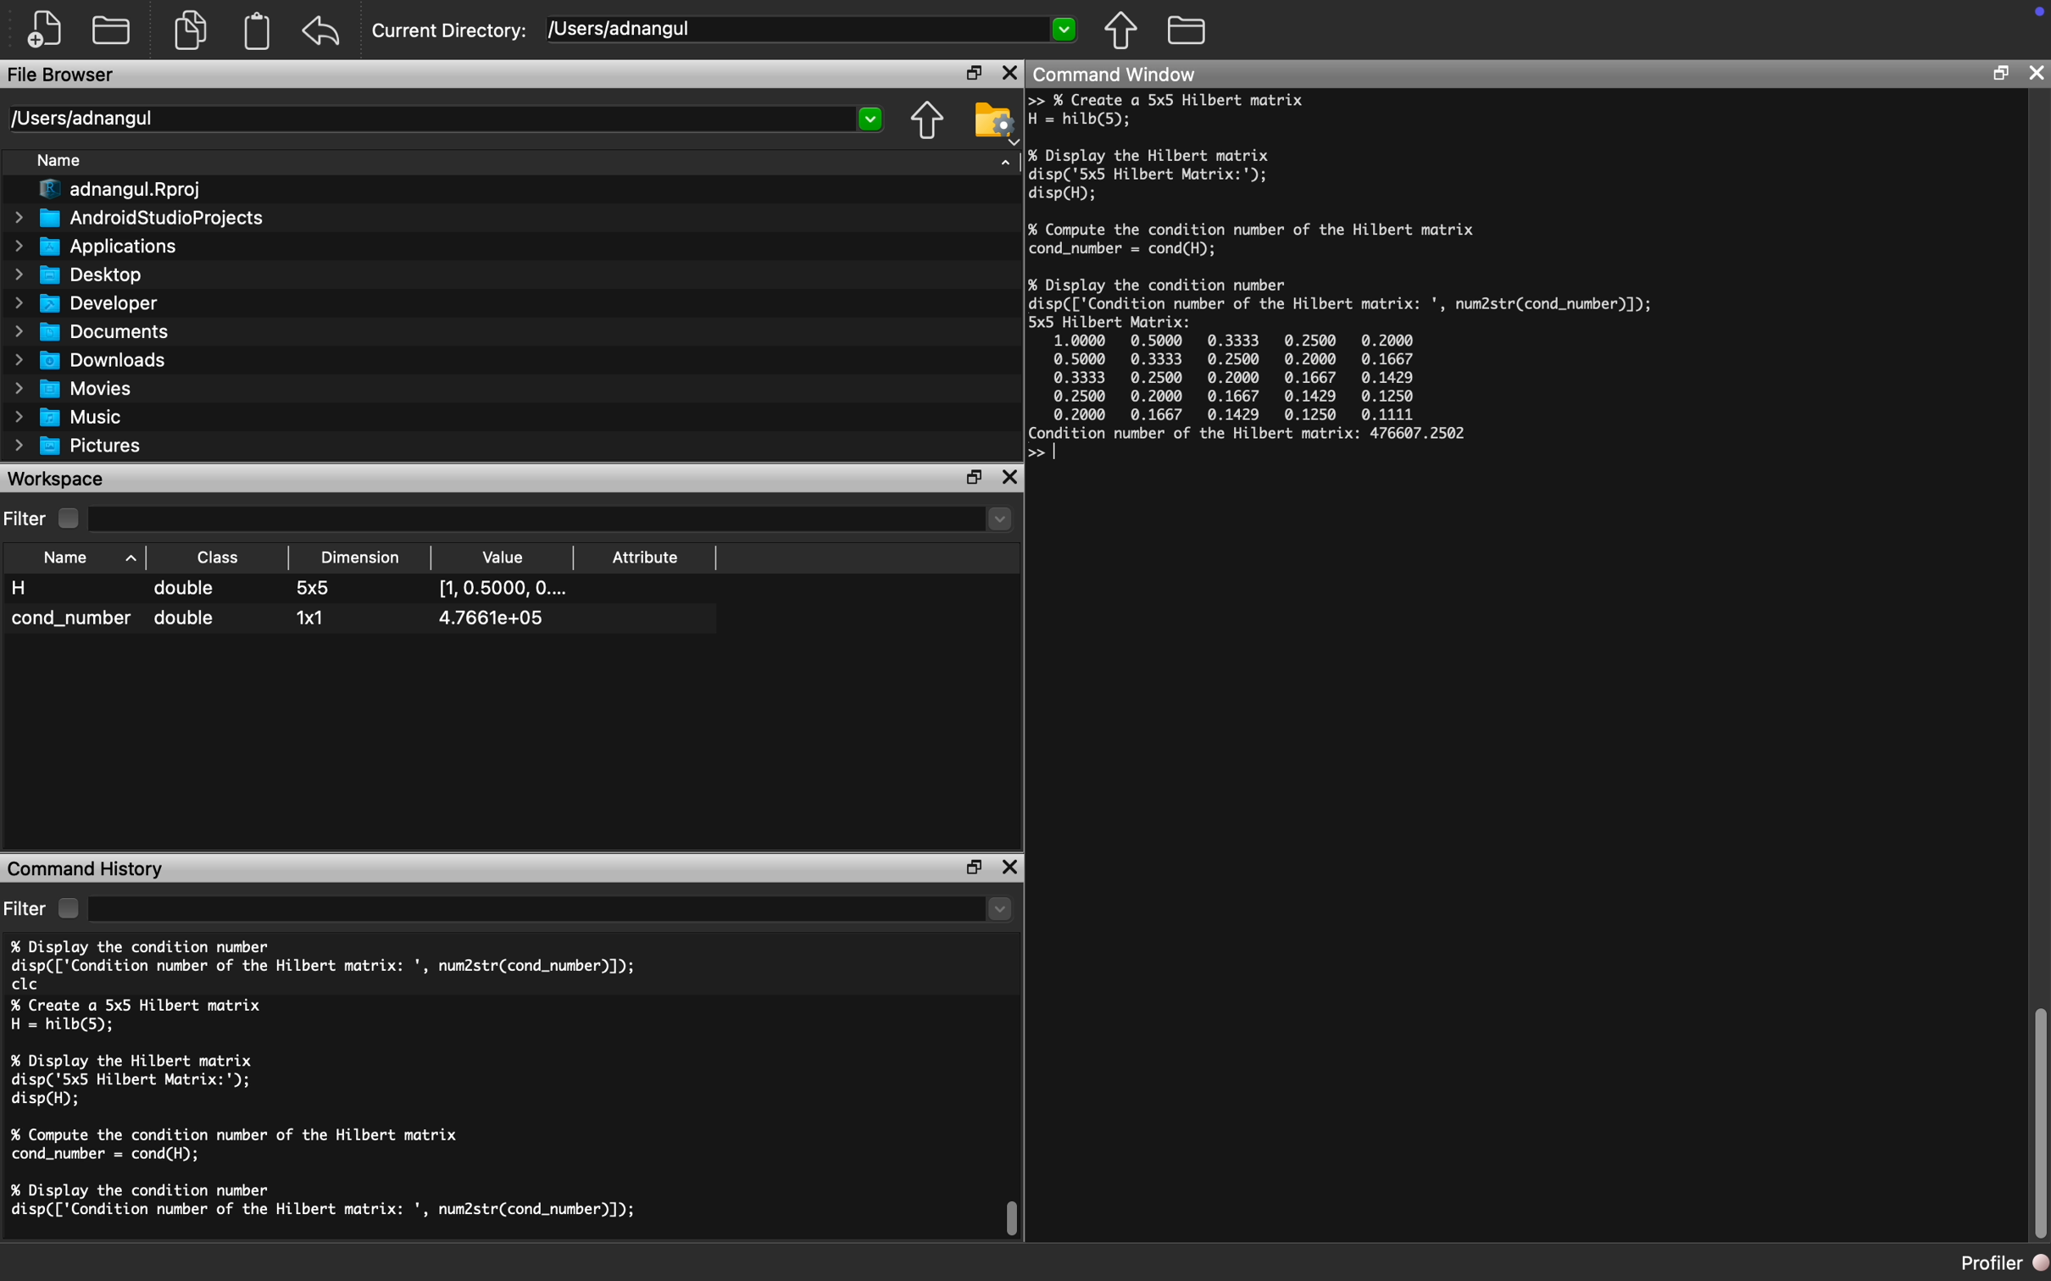  I want to click on Close, so click(2037, 74).